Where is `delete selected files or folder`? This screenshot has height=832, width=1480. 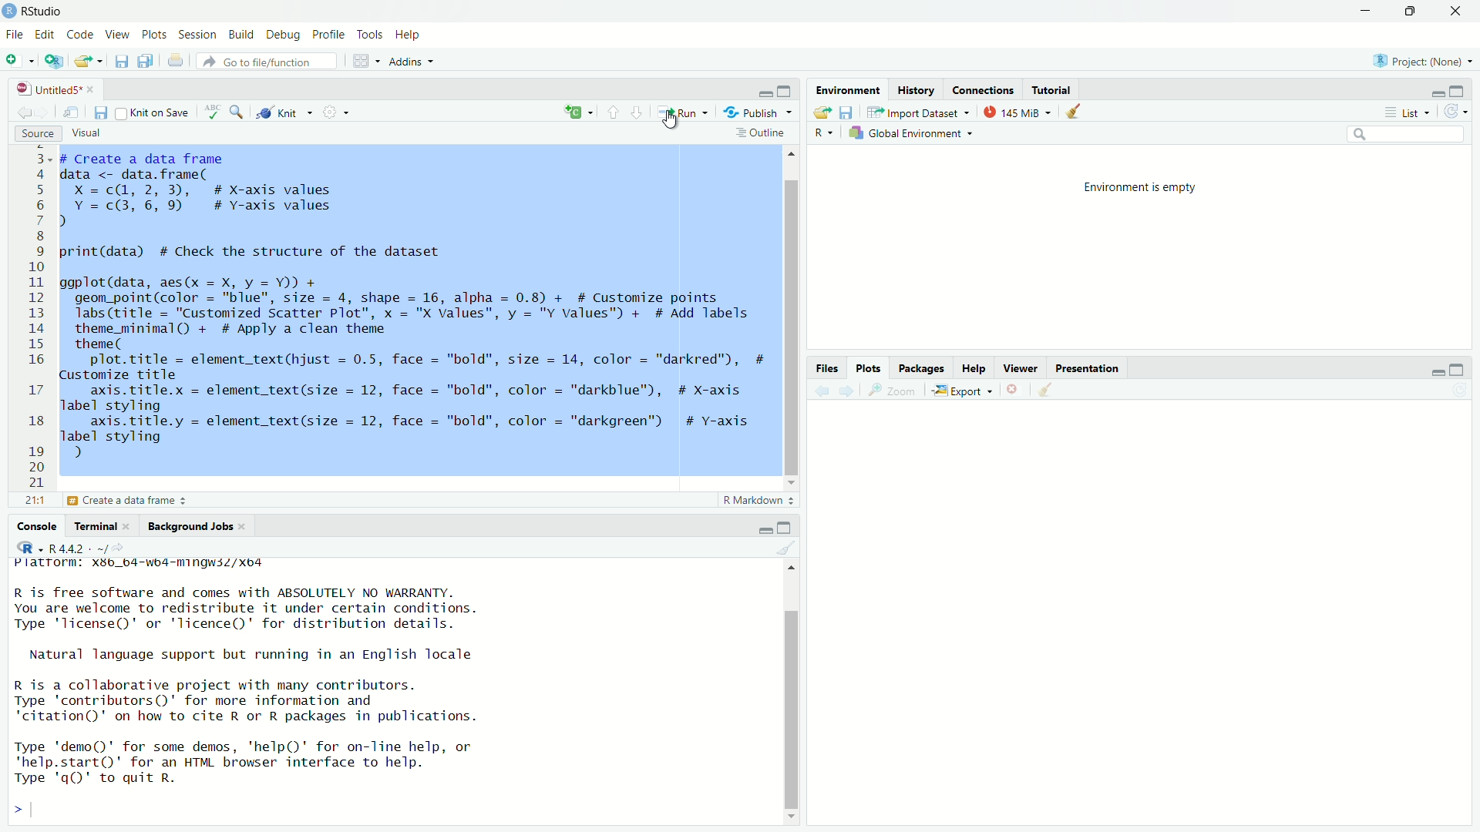 delete selected files or folder is located at coordinates (1014, 391).